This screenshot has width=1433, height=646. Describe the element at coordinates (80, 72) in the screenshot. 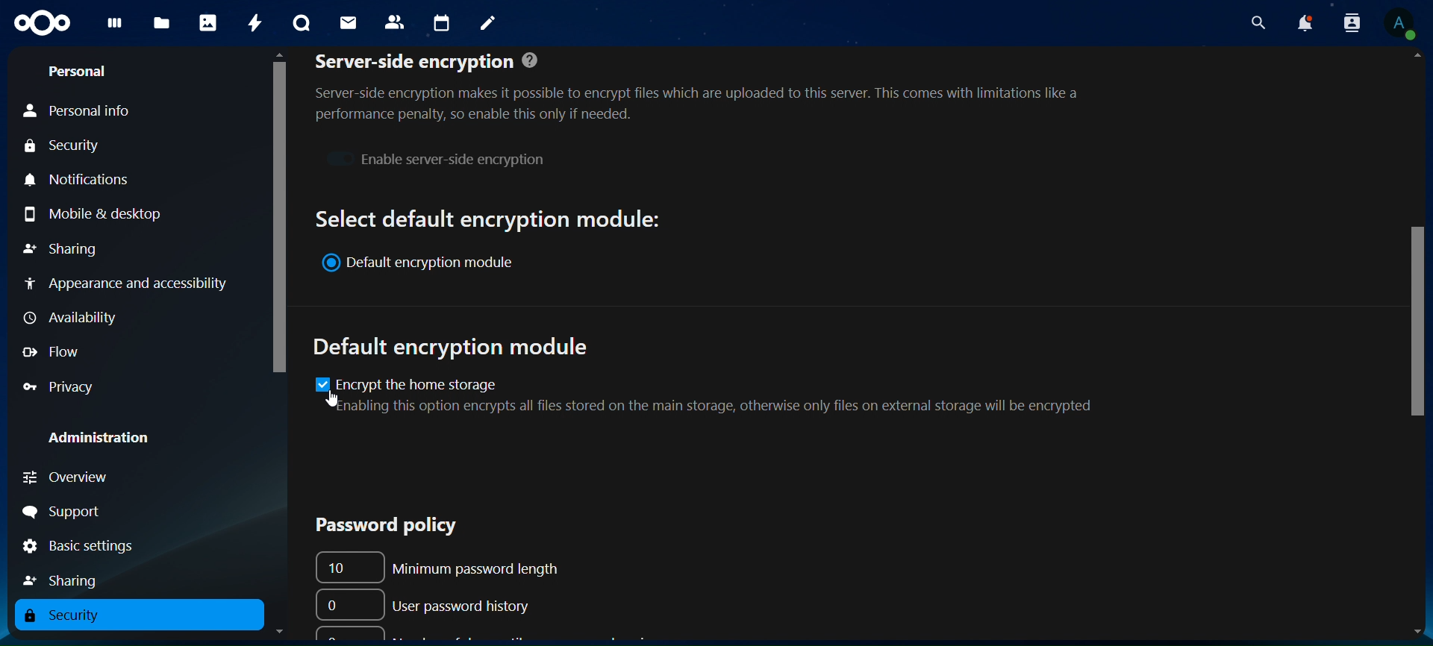

I see `personal` at that location.